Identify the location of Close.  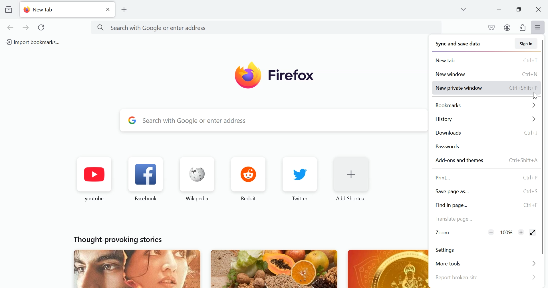
(538, 9).